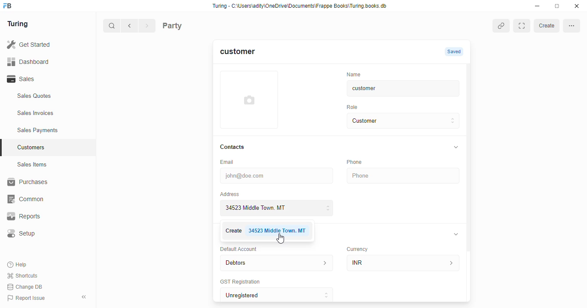 The height and width of the screenshot is (308, 587). I want to click on Sales, so click(42, 79).